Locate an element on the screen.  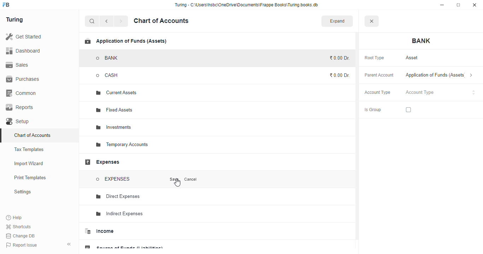
back is located at coordinates (106, 21).